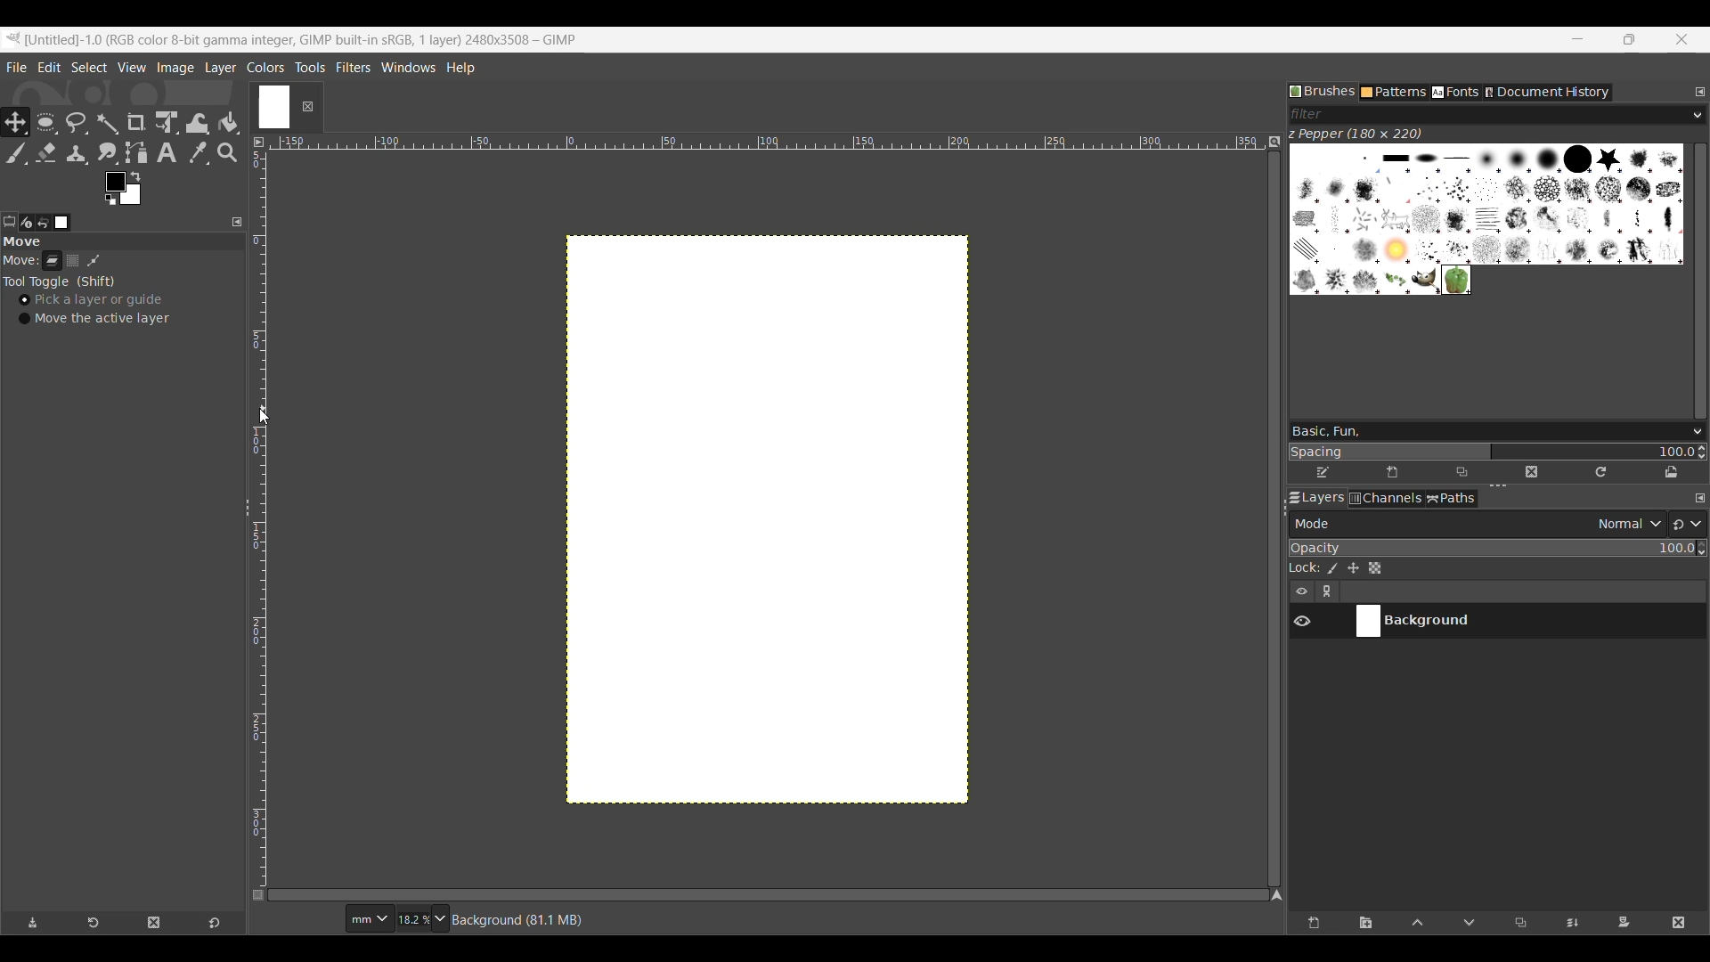 The width and height of the screenshot is (1710, 962). What do you see at coordinates (136, 122) in the screenshot?
I see `Crop tool` at bounding box center [136, 122].